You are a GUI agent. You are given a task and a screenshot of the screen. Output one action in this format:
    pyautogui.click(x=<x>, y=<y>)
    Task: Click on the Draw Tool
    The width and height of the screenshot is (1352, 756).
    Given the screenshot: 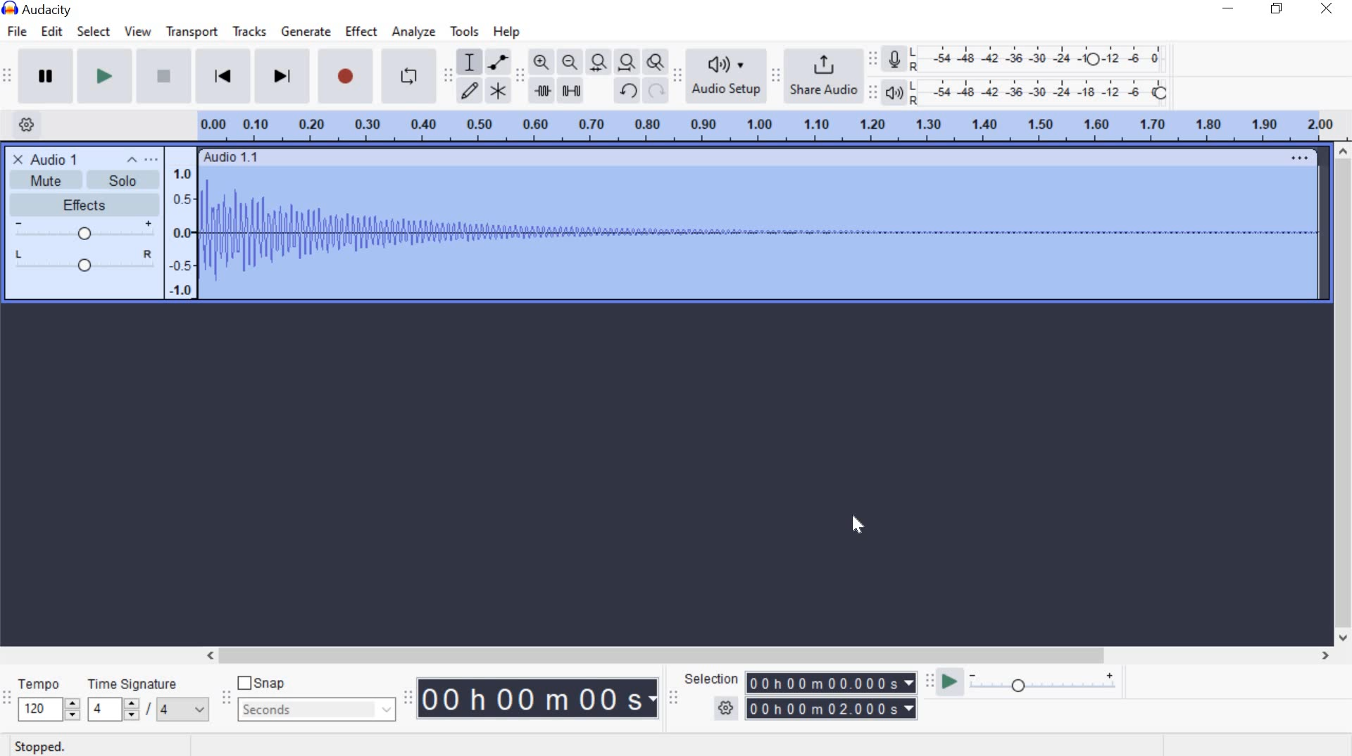 What is the action you would take?
    pyautogui.click(x=468, y=92)
    